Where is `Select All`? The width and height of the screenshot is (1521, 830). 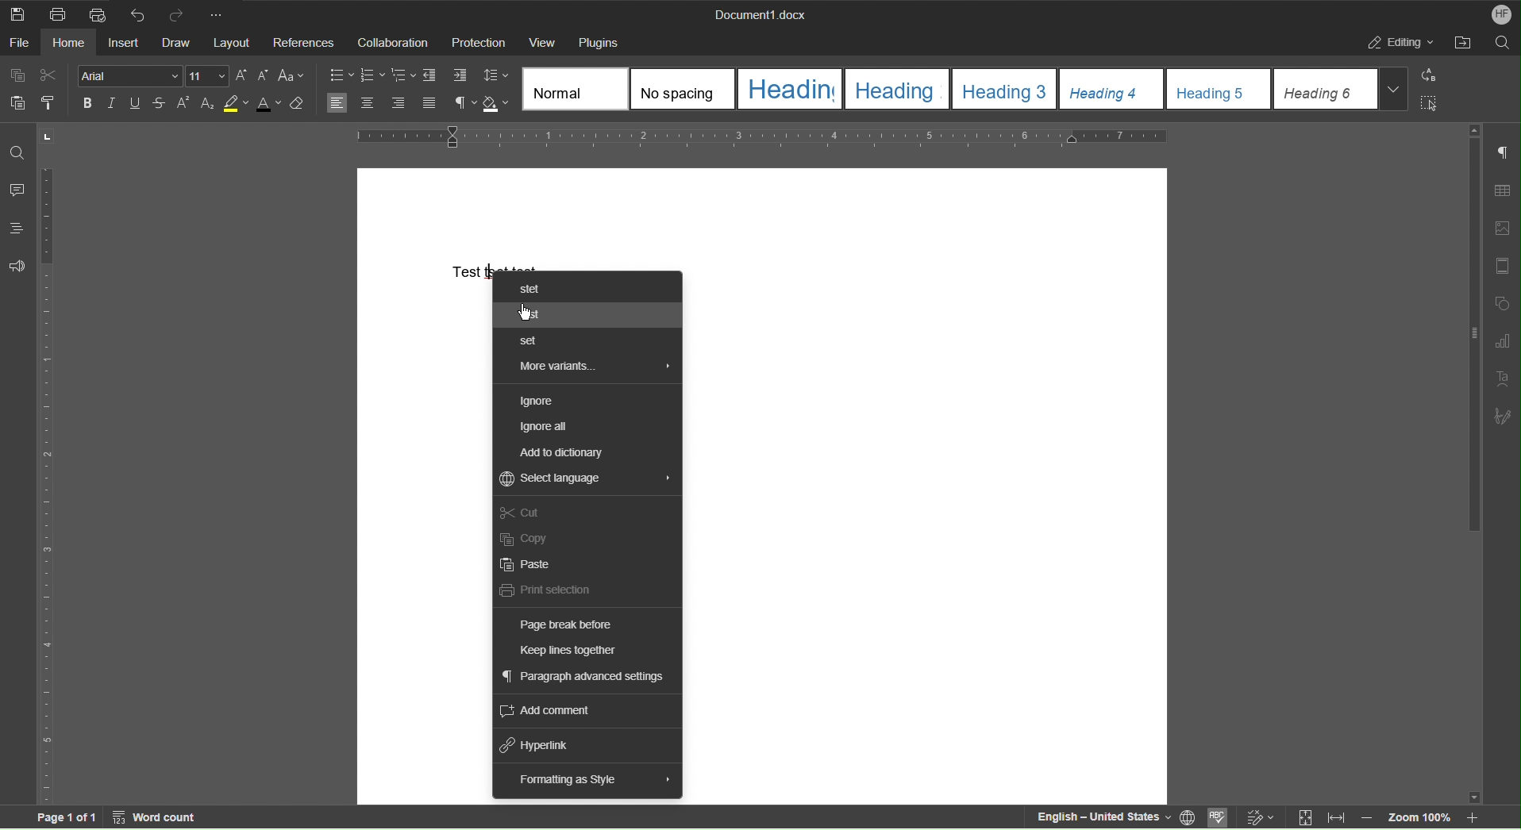
Select All is located at coordinates (1428, 102).